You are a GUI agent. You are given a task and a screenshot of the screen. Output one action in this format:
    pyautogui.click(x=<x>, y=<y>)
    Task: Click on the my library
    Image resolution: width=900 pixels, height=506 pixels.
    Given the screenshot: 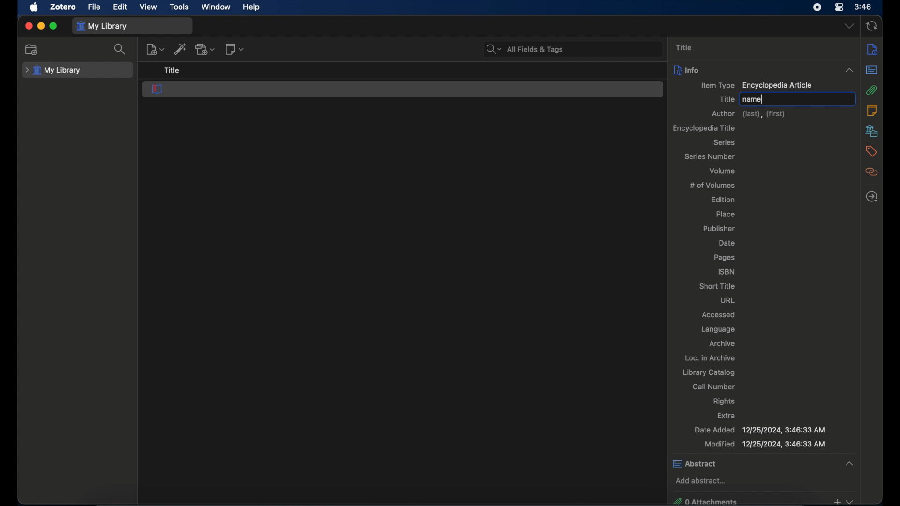 What is the action you would take?
    pyautogui.click(x=101, y=27)
    